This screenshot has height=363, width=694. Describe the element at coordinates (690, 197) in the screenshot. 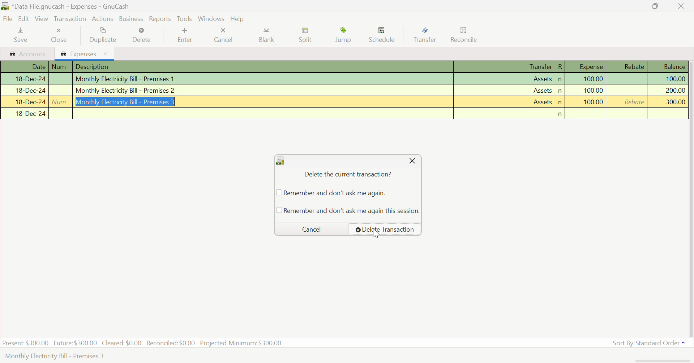

I see `vertical scroll bar` at that location.